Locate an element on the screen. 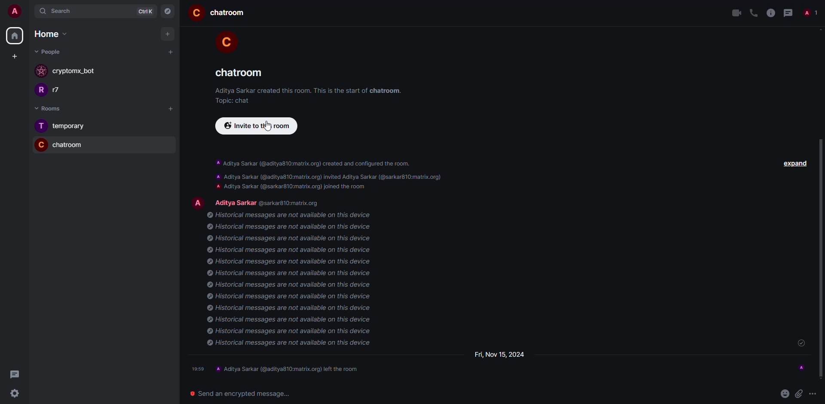 The width and height of the screenshot is (825, 404). create space is located at coordinates (13, 56).